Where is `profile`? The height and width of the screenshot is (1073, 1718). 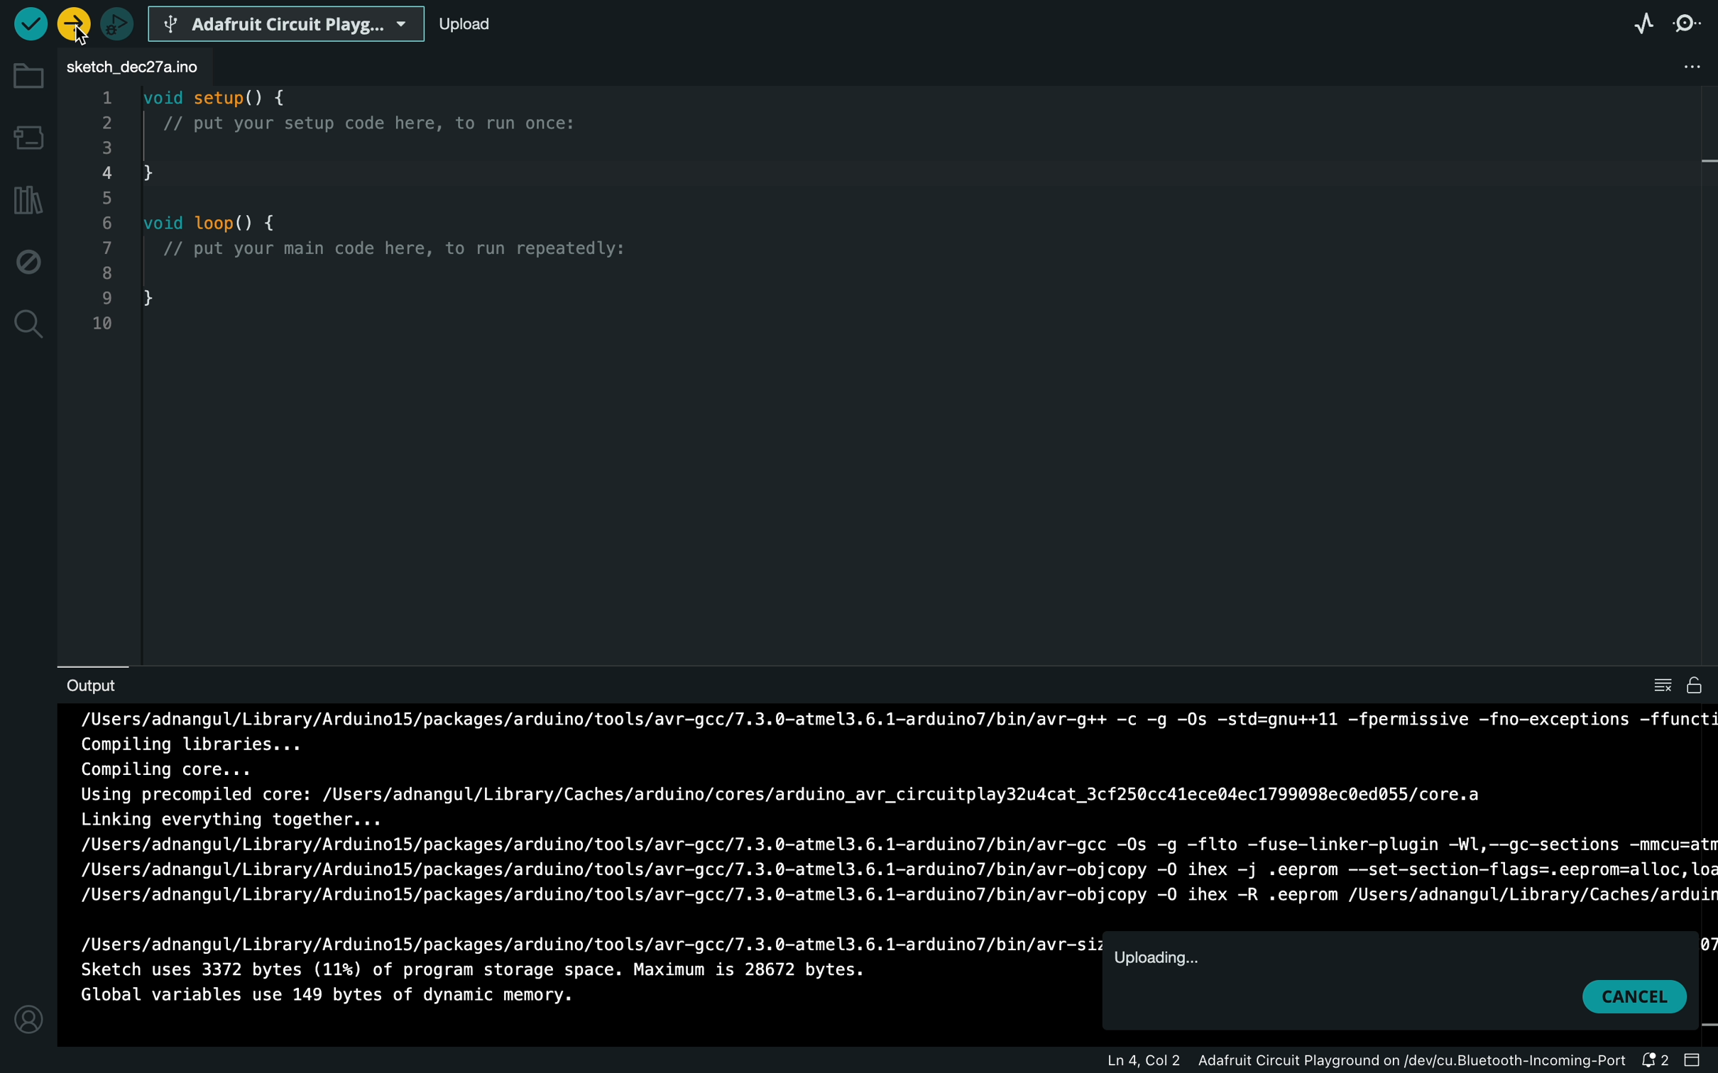 profile is located at coordinates (26, 1019).